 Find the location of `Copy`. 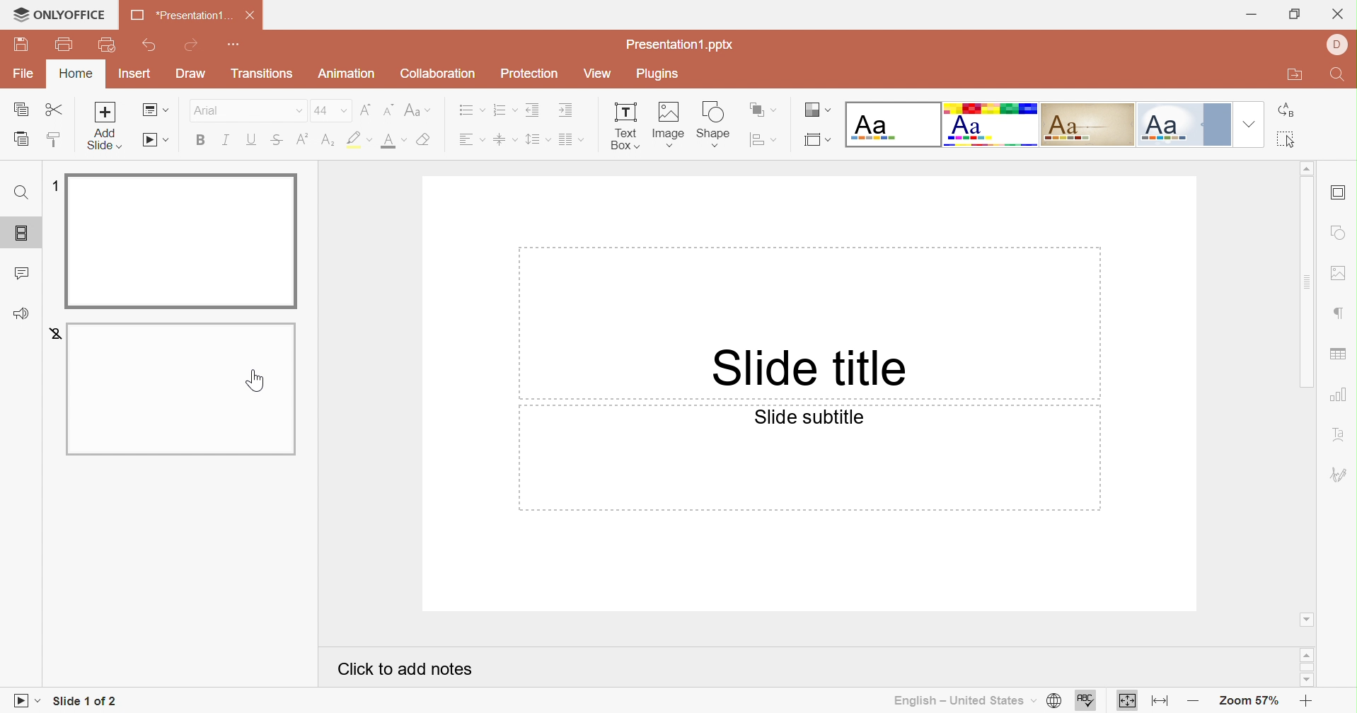

Copy is located at coordinates (21, 109).